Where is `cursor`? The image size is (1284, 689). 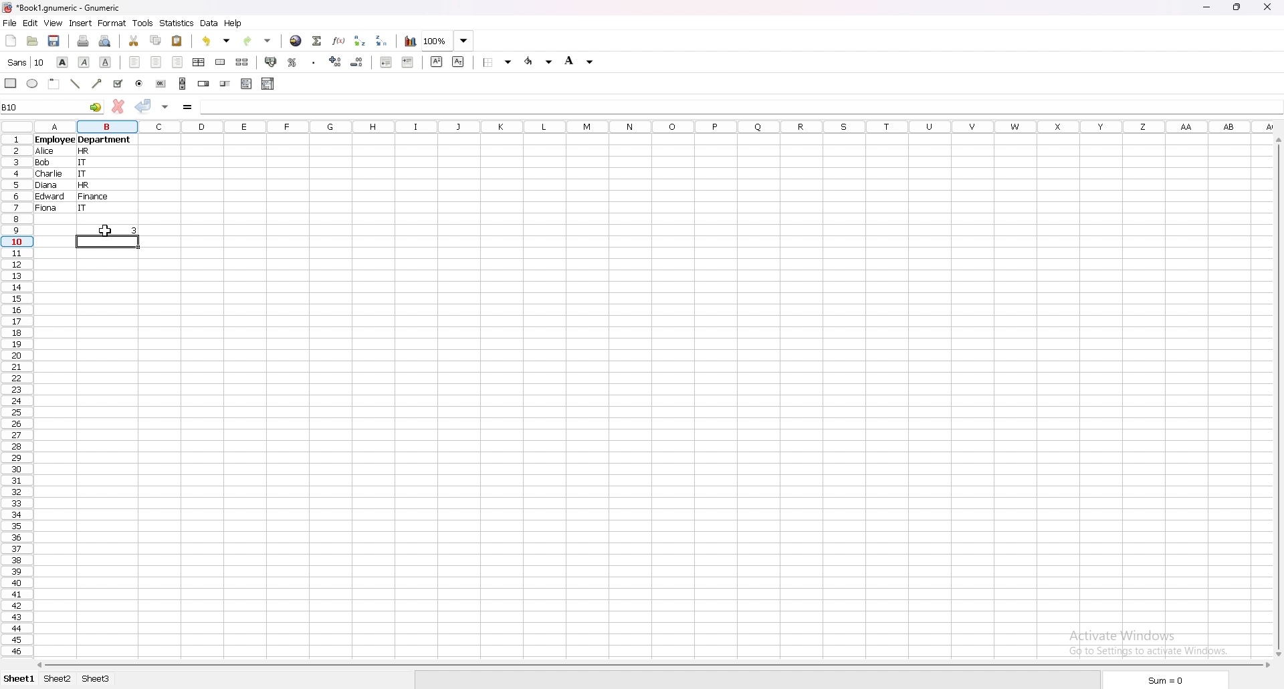
cursor is located at coordinates (104, 230).